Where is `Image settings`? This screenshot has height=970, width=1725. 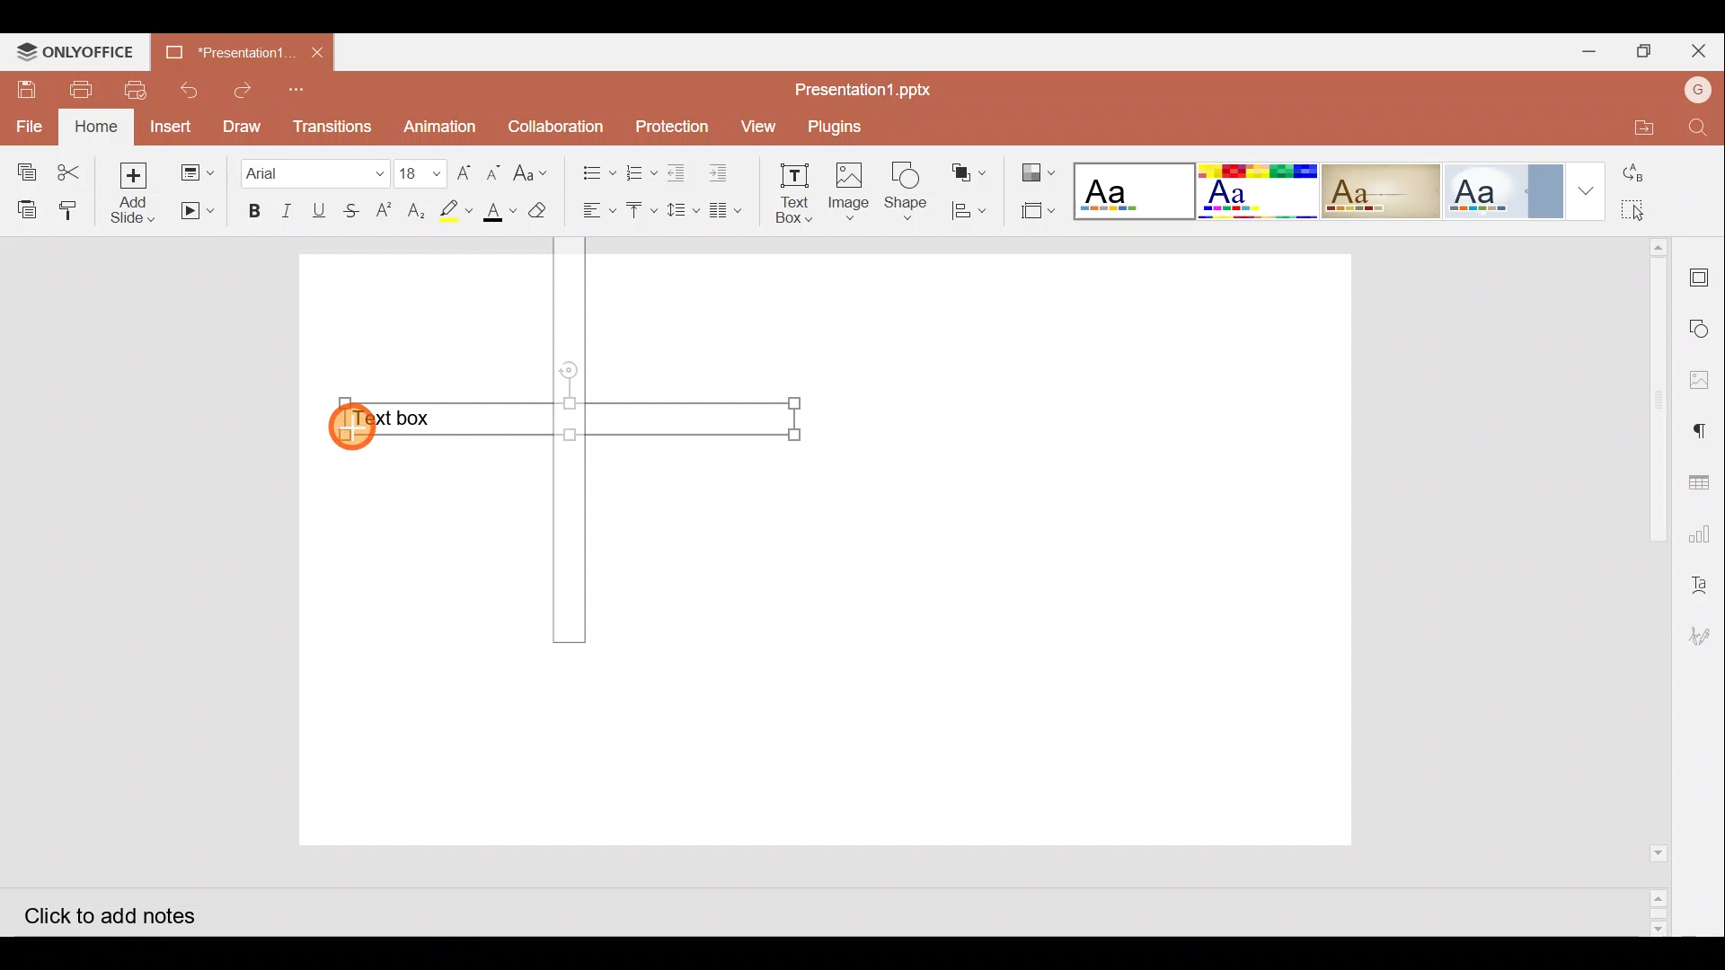
Image settings is located at coordinates (1704, 380).